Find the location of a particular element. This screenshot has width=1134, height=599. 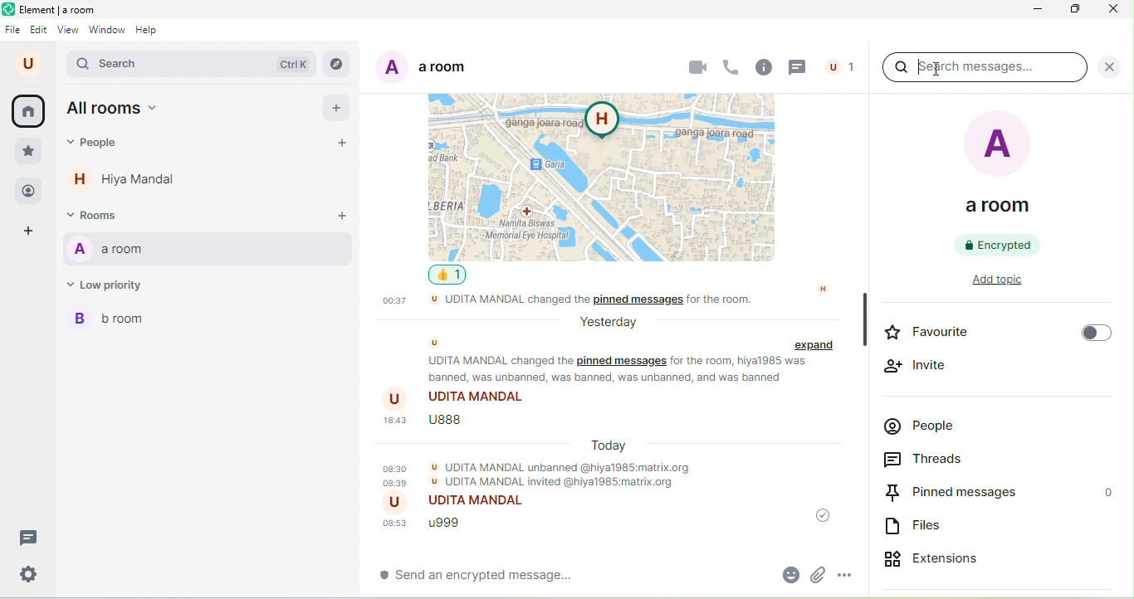

add room is located at coordinates (341, 217).